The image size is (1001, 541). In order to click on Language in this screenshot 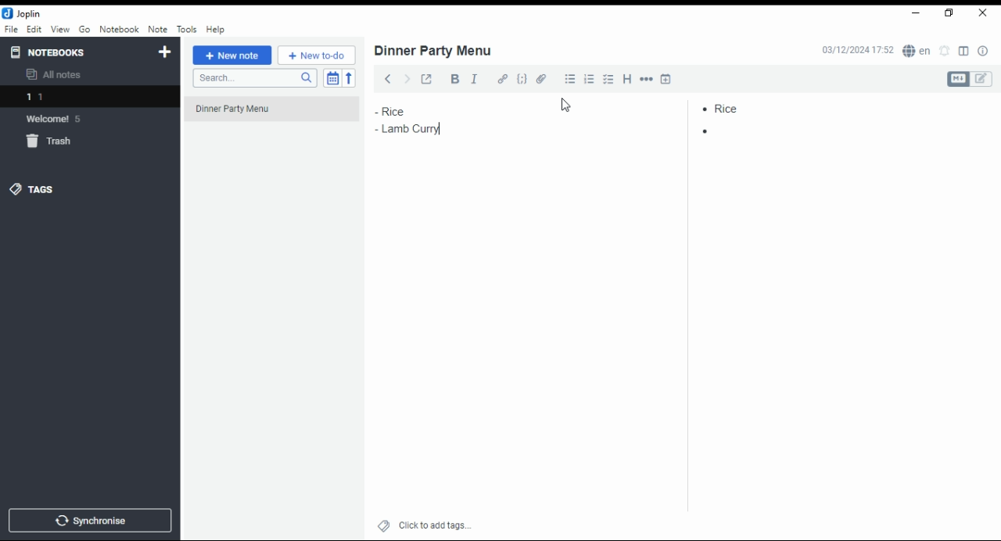, I will do `click(916, 51)`.